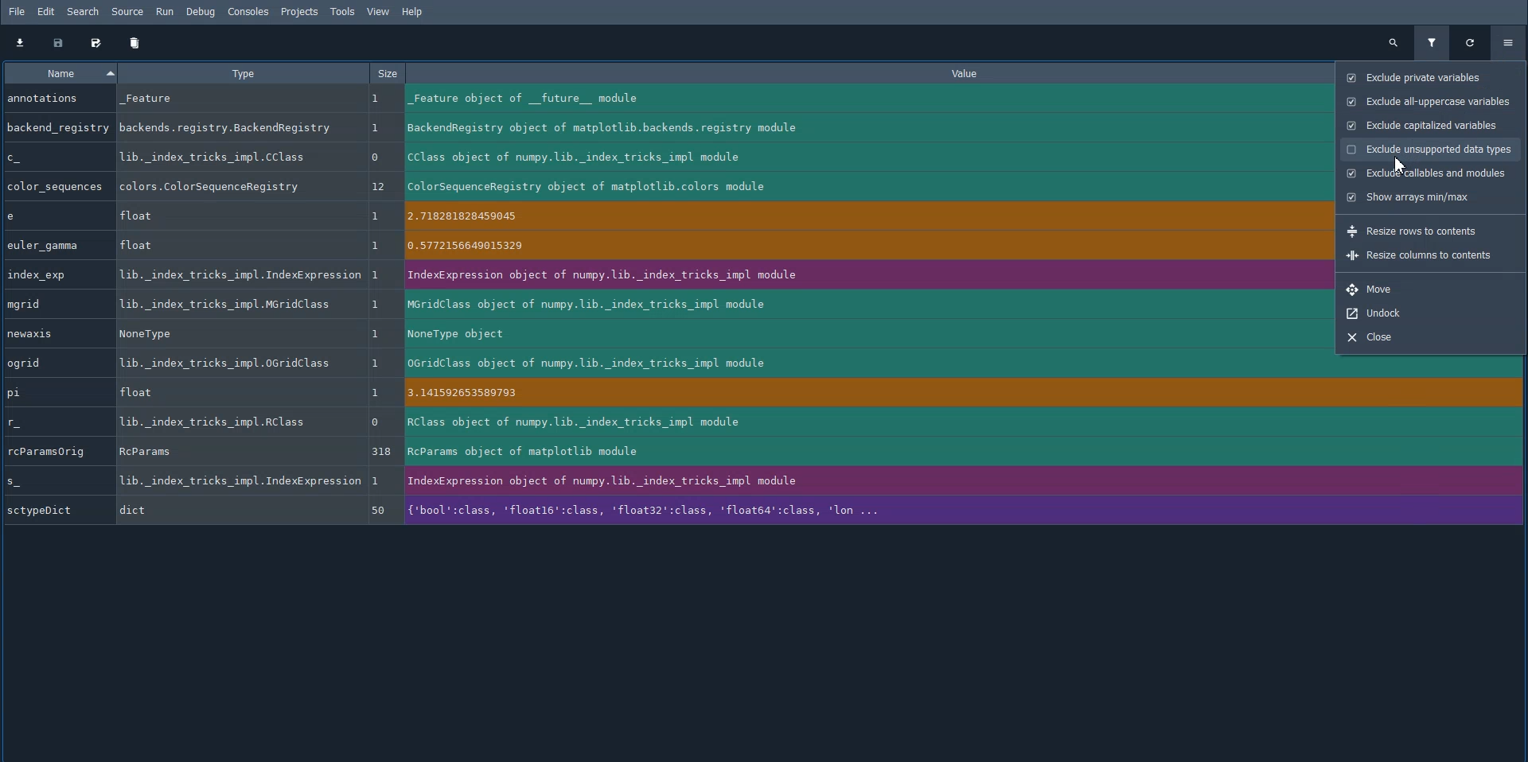 Image resolution: width=1528 pixels, height=762 pixels. I want to click on Exclude unstopped data type, so click(1429, 149).